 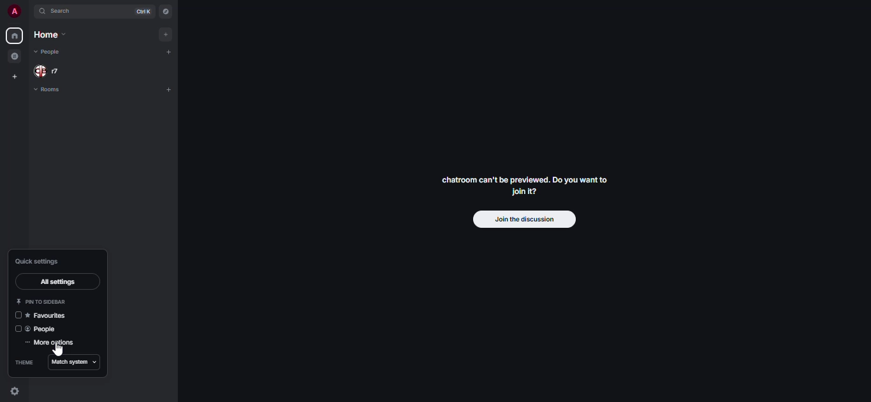 I want to click on create space, so click(x=14, y=77).